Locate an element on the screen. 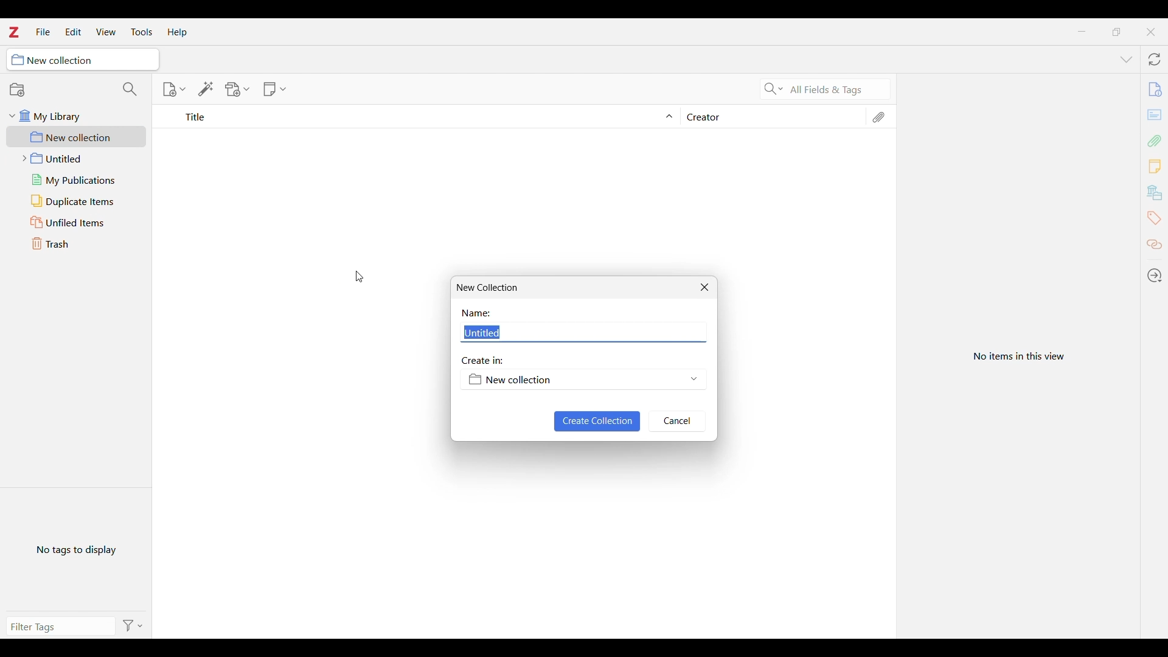 The height and width of the screenshot is (657, 1168). Help menu is located at coordinates (177, 32).